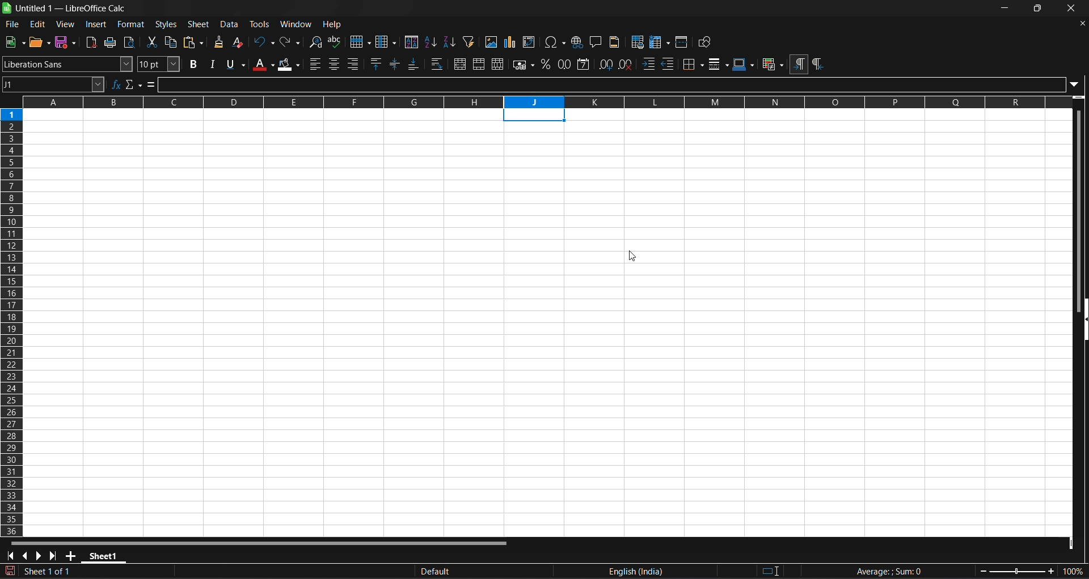 The height and width of the screenshot is (579, 1089). I want to click on styles, so click(166, 24).